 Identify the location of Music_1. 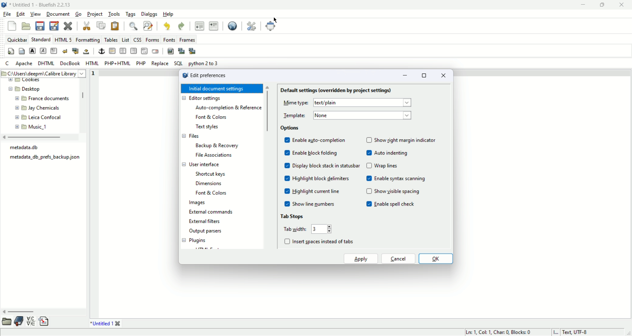
(39, 127).